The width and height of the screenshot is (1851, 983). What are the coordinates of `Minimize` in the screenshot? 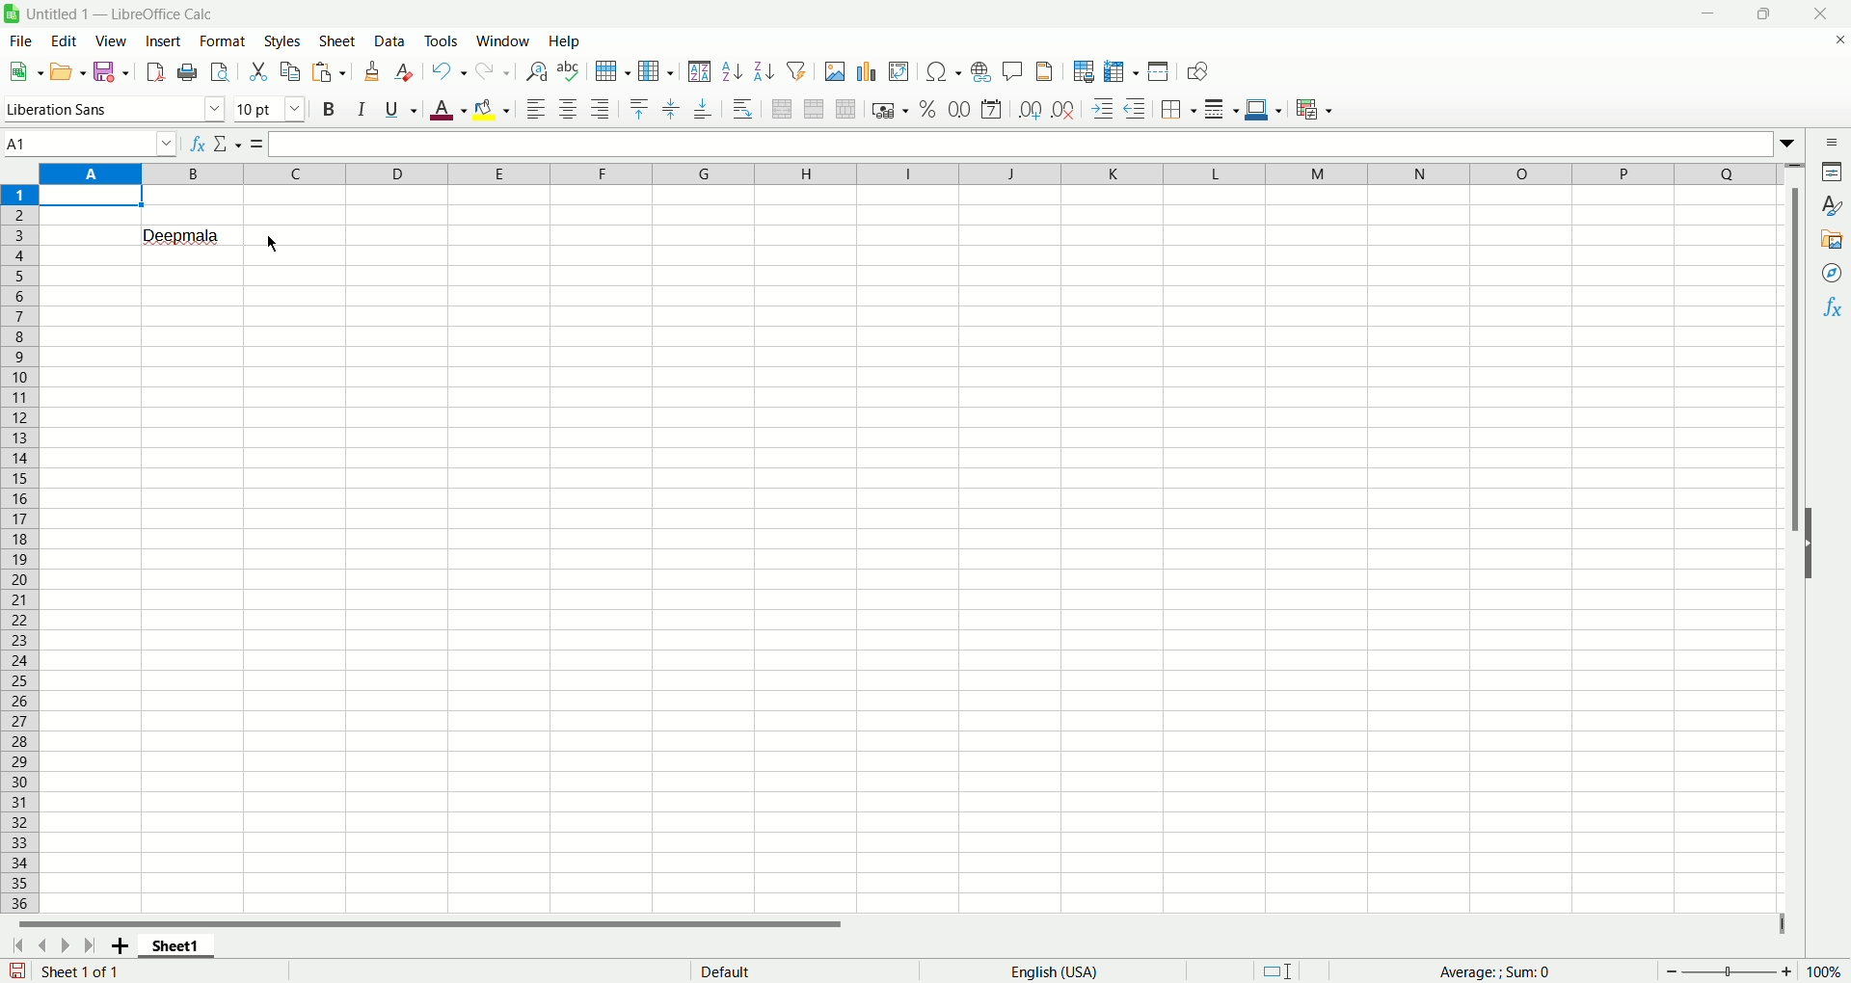 It's located at (1716, 12).